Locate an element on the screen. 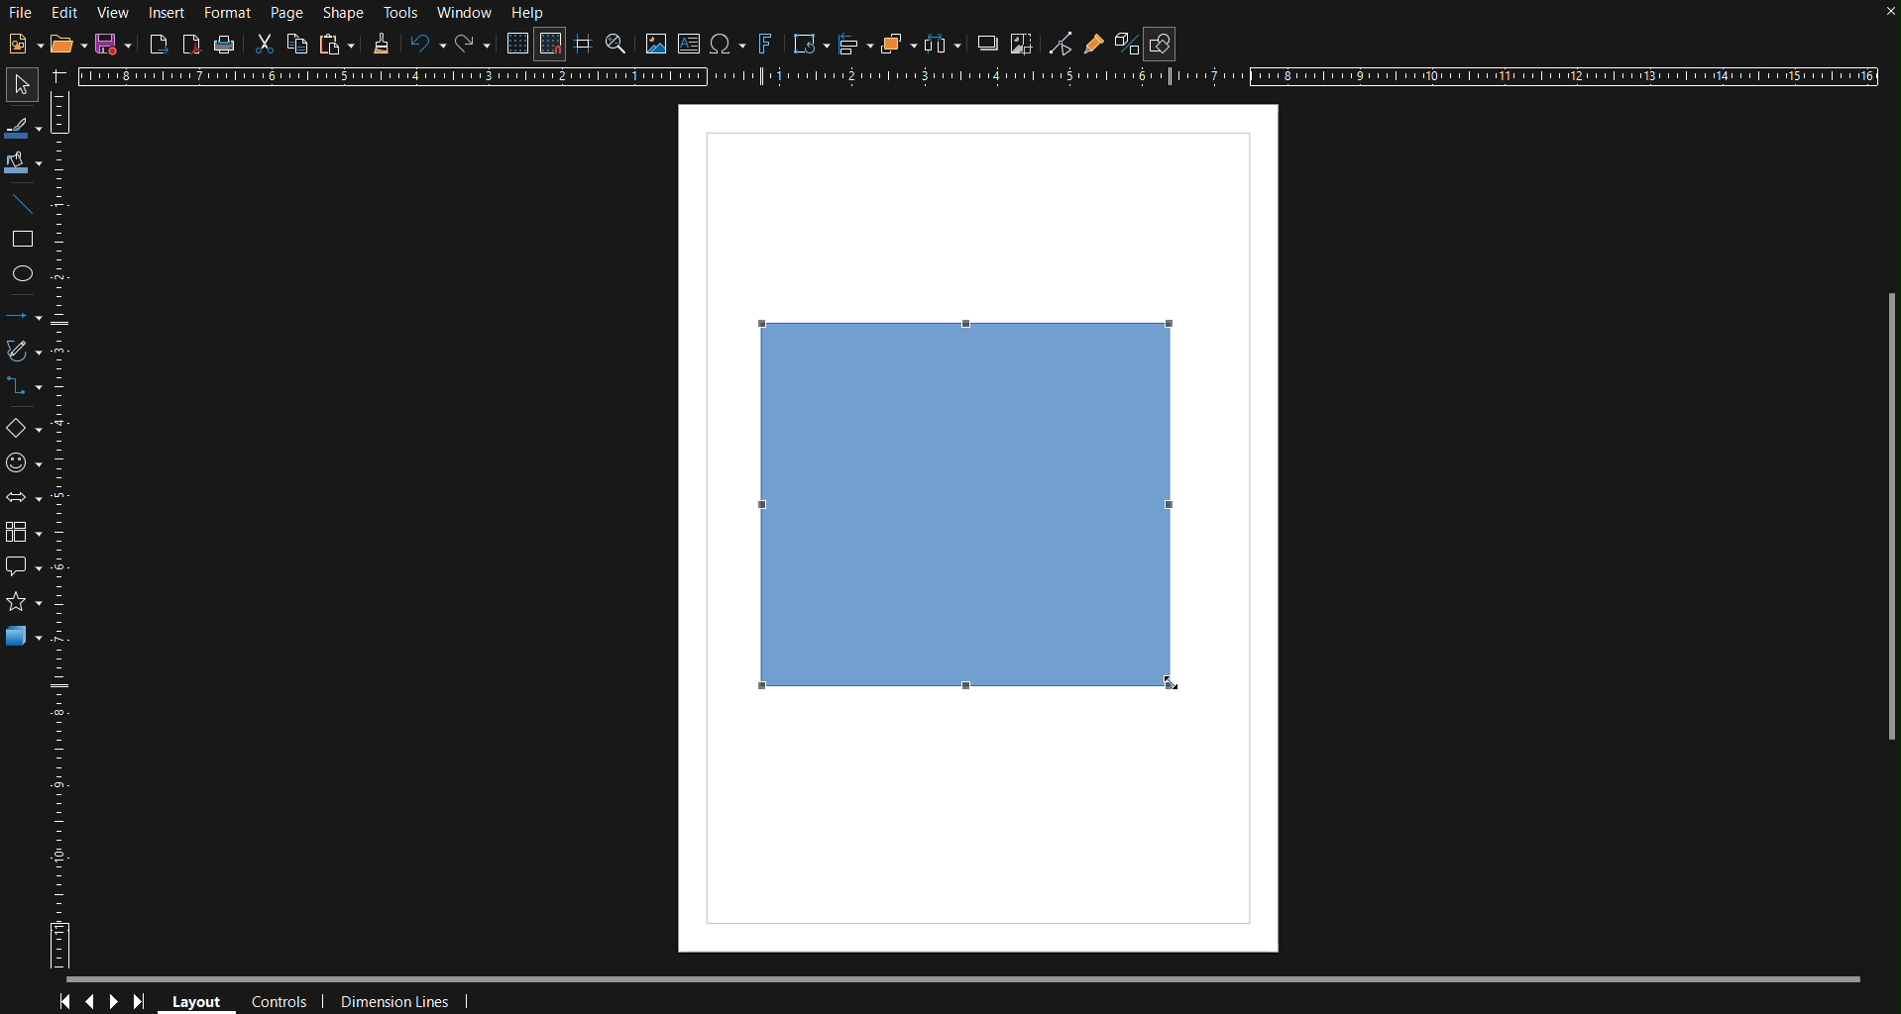 The width and height of the screenshot is (1901, 1014). Insert Image is located at coordinates (654, 43).